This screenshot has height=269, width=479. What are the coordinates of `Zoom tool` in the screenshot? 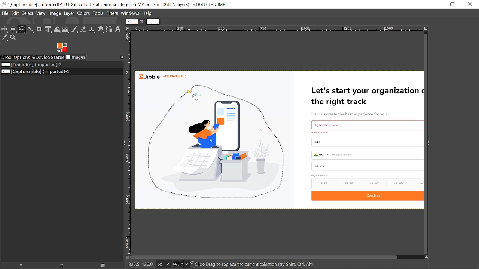 It's located at (13, 37).